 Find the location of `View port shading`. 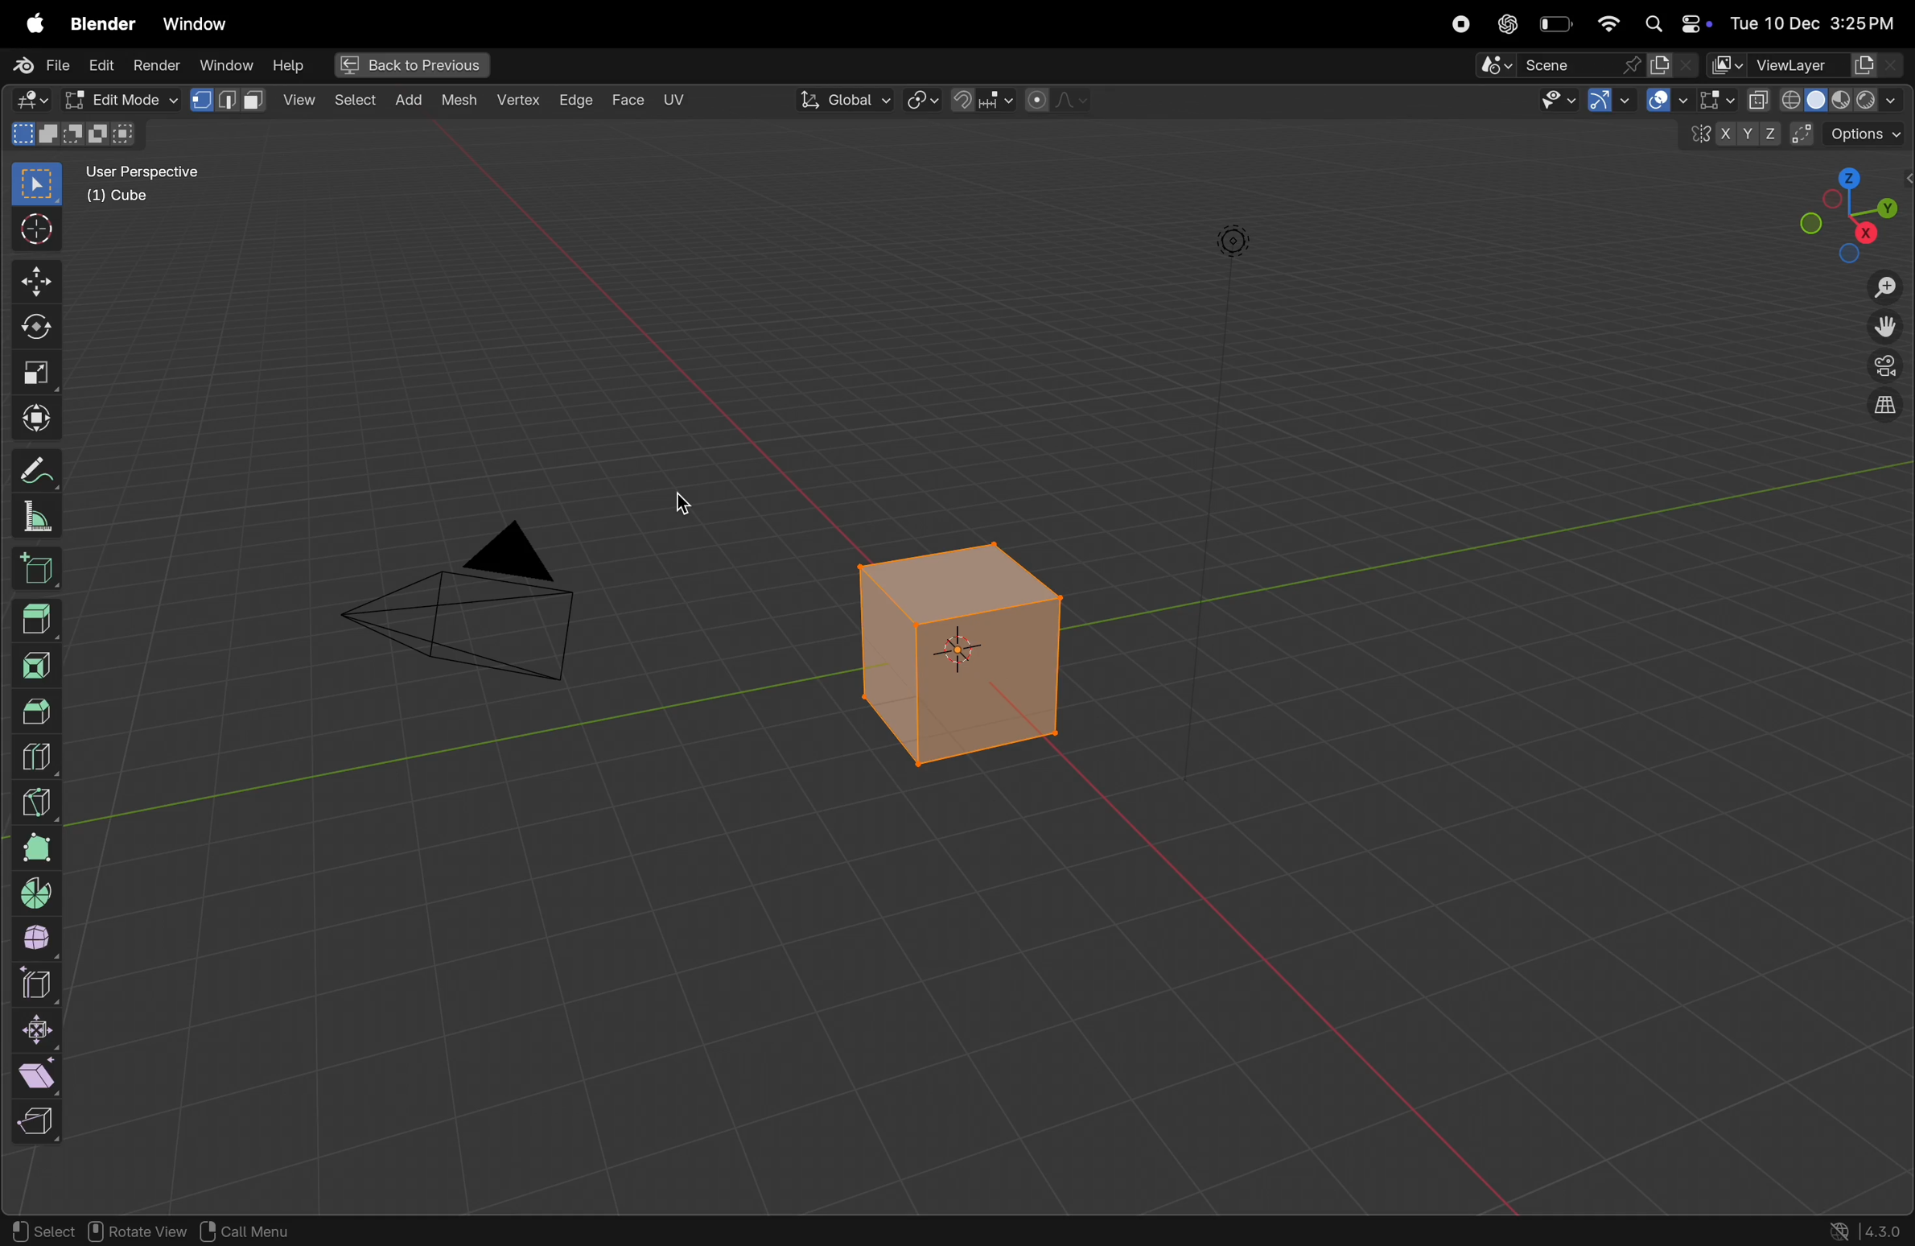

View port shading is located at coordinates (1824, 99).